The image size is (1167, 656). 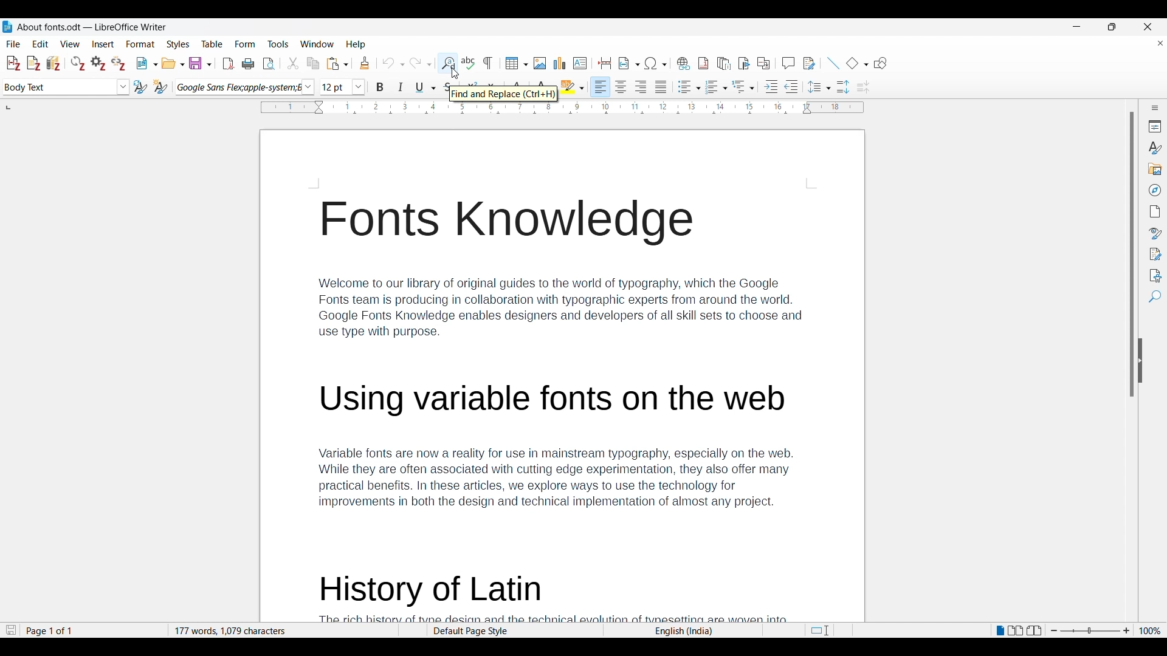 What do you see at coordinates (308, 87) in the screenshot?
I see `Font options` at bounding box center [308, 87].